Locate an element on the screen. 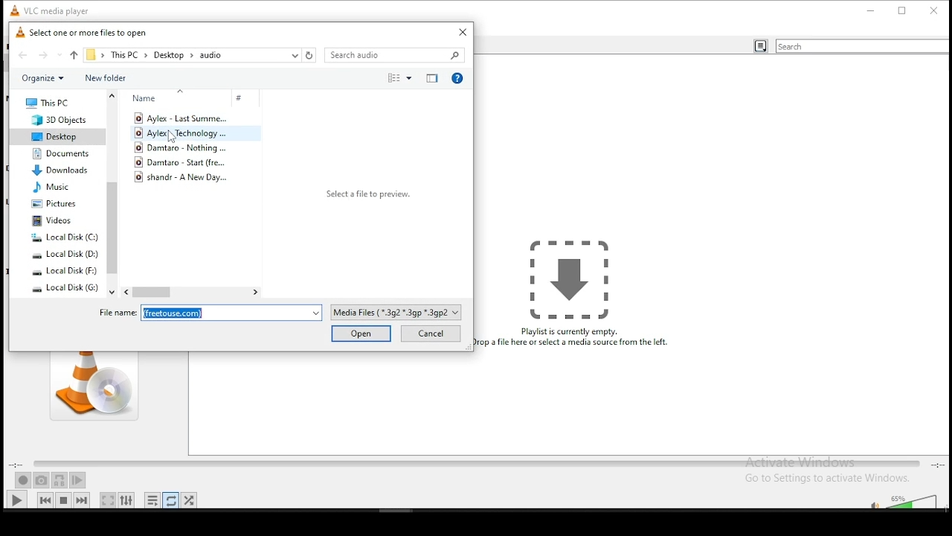  cursor is located at coordinates (173, 137).